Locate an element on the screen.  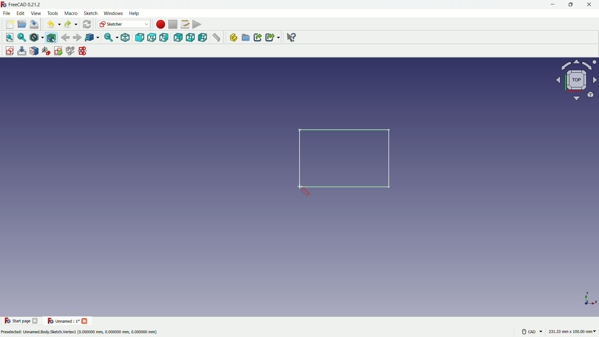
fit all is located at coordinates (8, 37).